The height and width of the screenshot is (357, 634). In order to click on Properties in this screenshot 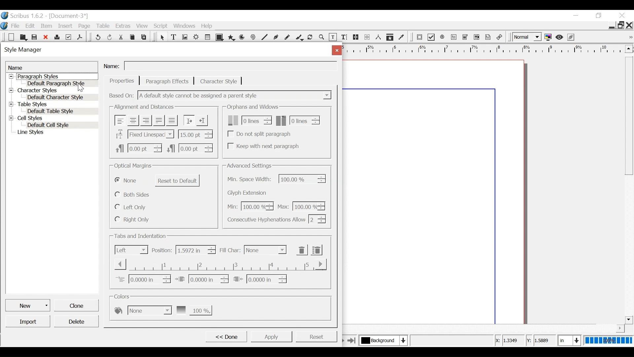, I will do `click(122, 81)`.